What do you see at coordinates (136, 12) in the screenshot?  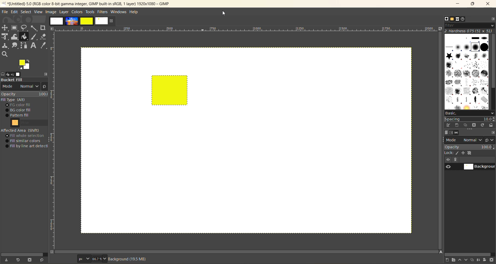 I see `help` at bounding box center [136, 12].